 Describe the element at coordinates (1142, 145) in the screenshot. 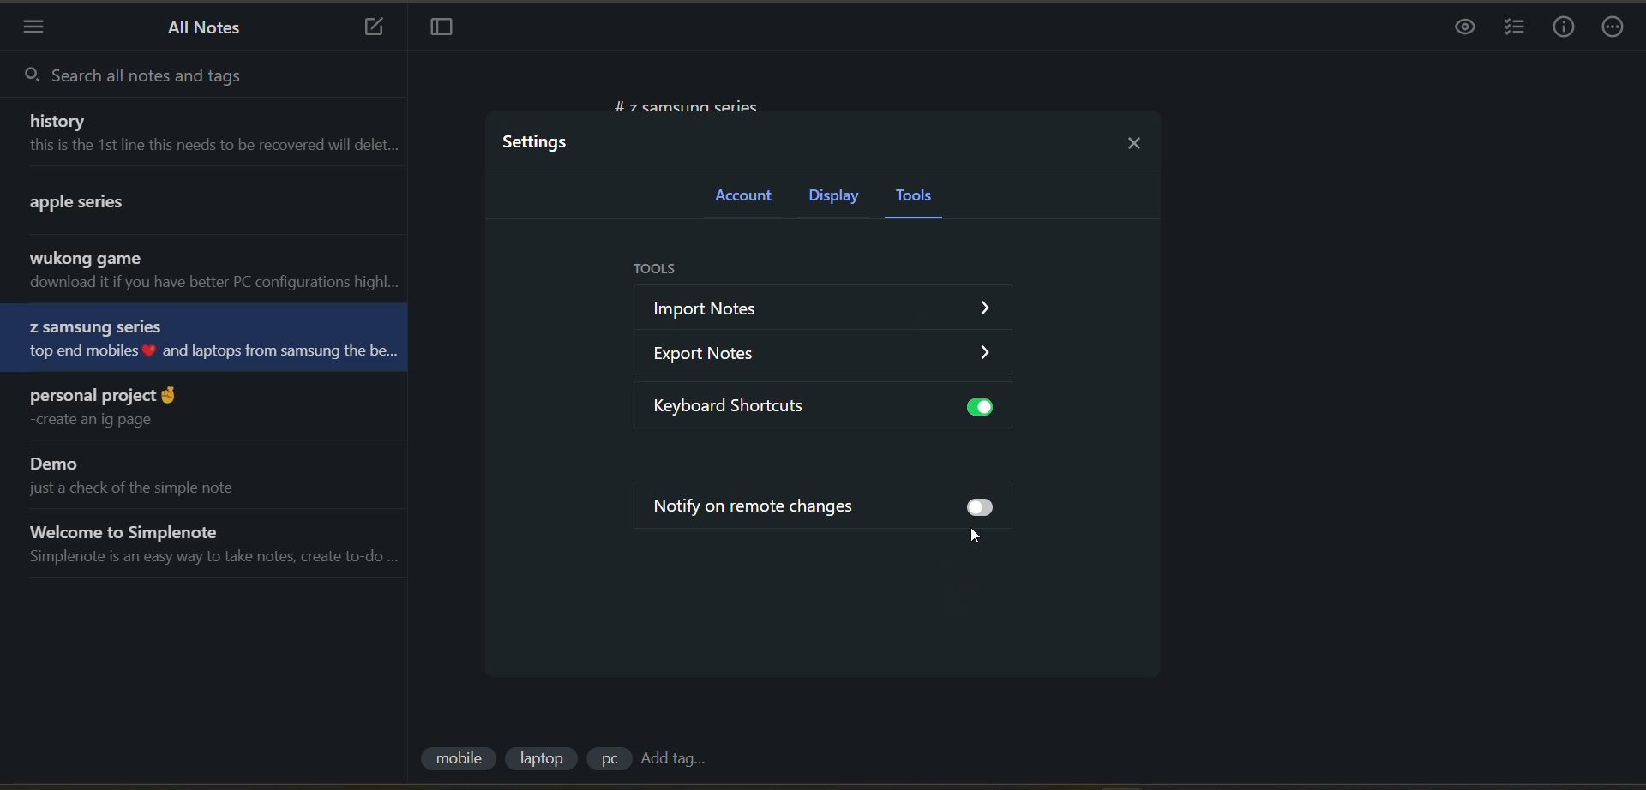

I see `close` at that location.